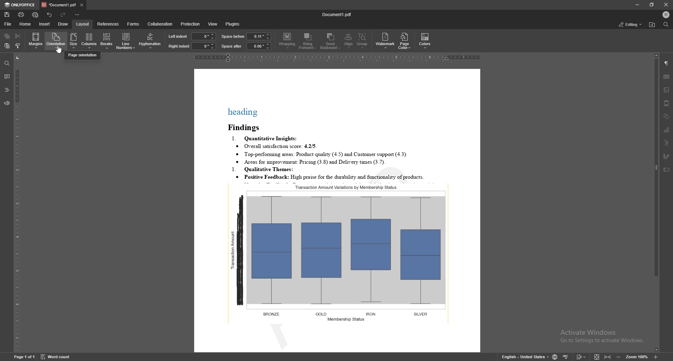  Describe the element at coordinates (62, 14) in the screenshot. I see `redo` at that location.